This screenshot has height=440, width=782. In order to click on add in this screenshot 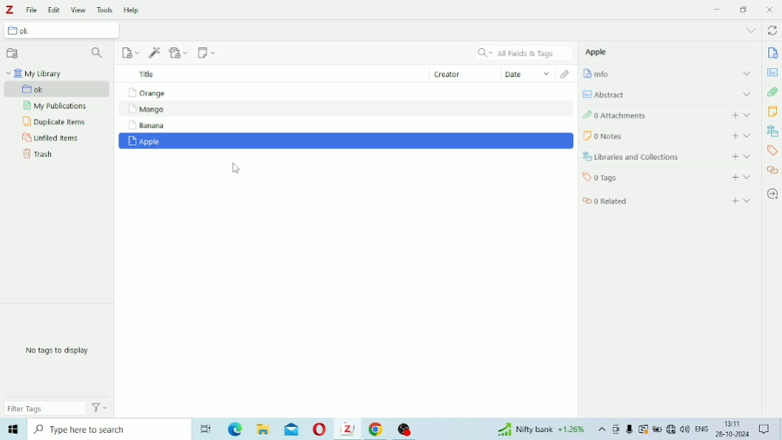, I will do `click(733, 177)`.